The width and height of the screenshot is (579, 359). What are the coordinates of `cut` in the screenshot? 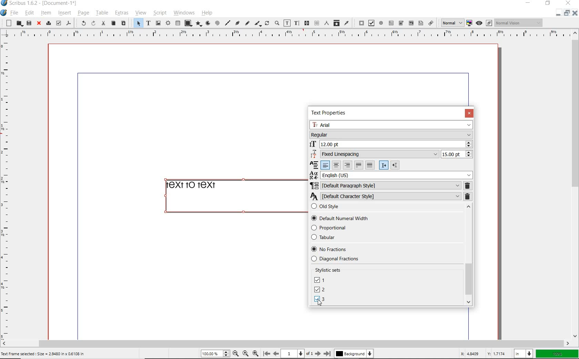 It's located at (103, 23).